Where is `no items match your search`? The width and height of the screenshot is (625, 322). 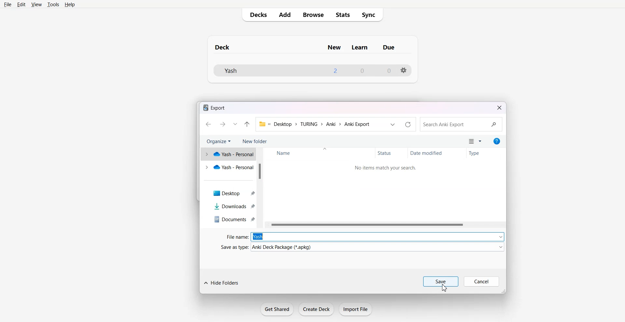
no items match your search is located at coordinates (385, 168).